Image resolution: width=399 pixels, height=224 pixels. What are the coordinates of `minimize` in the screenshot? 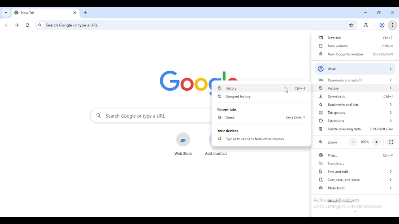 It's located at (366, 13).